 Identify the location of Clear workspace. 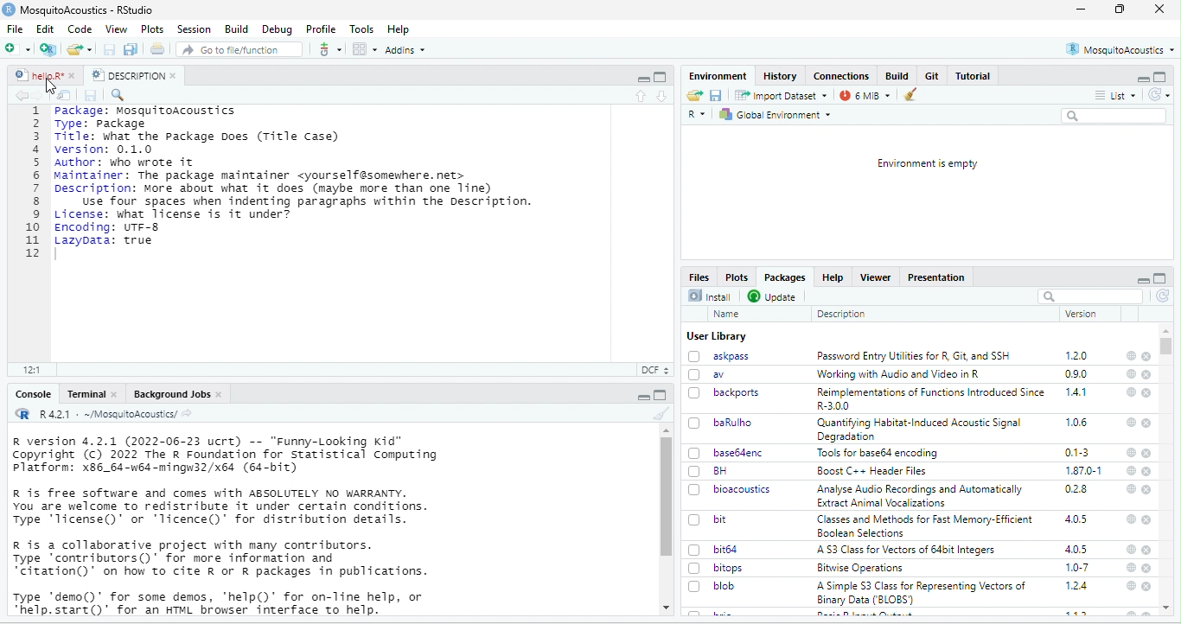
(914, 94).